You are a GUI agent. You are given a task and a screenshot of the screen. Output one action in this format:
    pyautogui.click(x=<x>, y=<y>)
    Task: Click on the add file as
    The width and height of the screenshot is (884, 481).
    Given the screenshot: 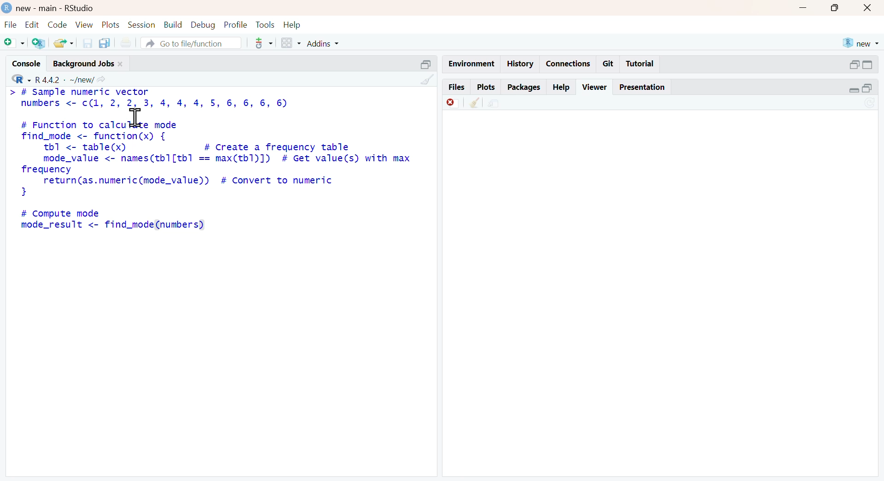 What is the action you would take?
    pyautogui.click(x=16, y=43)
    